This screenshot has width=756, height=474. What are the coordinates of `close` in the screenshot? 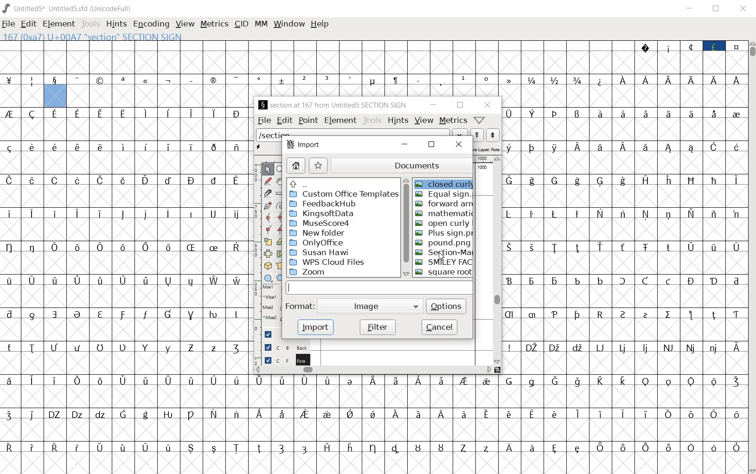 It's located at (460, 145).